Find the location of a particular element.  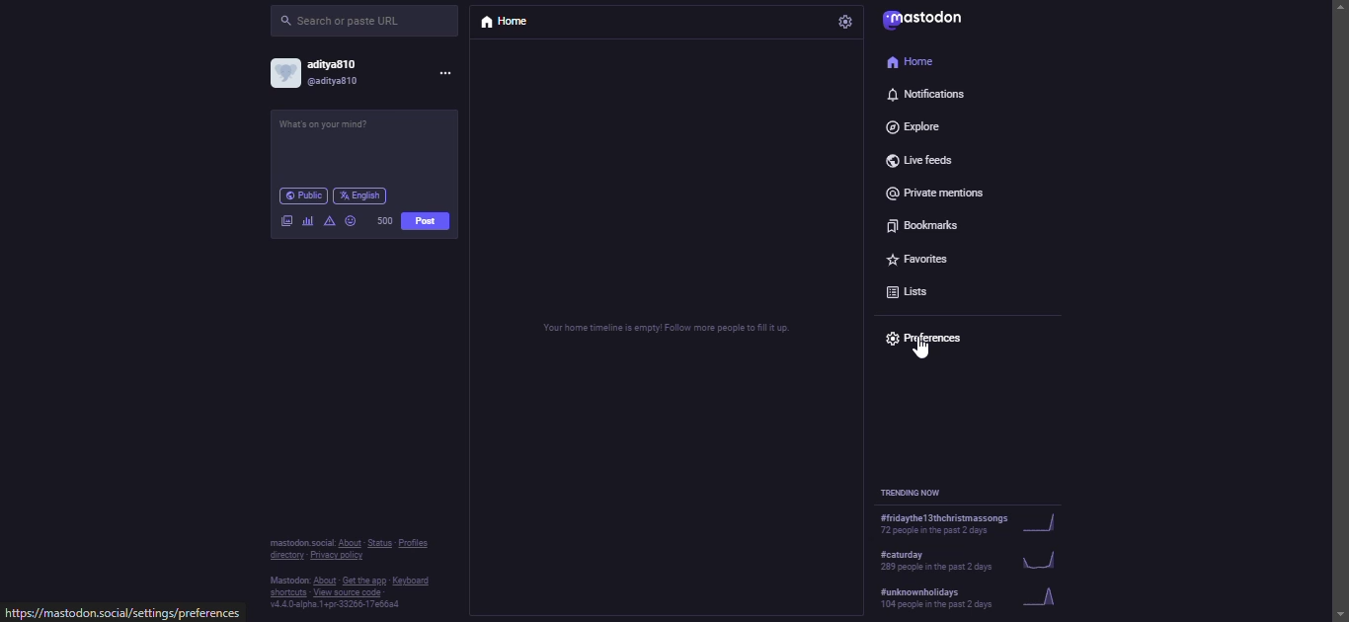

lists is located at coordinates (907, 288).